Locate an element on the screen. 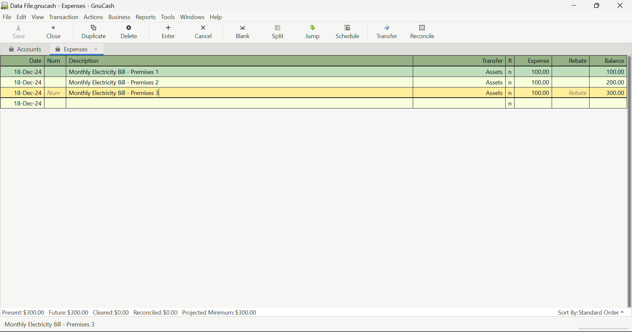 The height and width of the screenshot is (332, 632). Save is located at coordinates (20, 33).